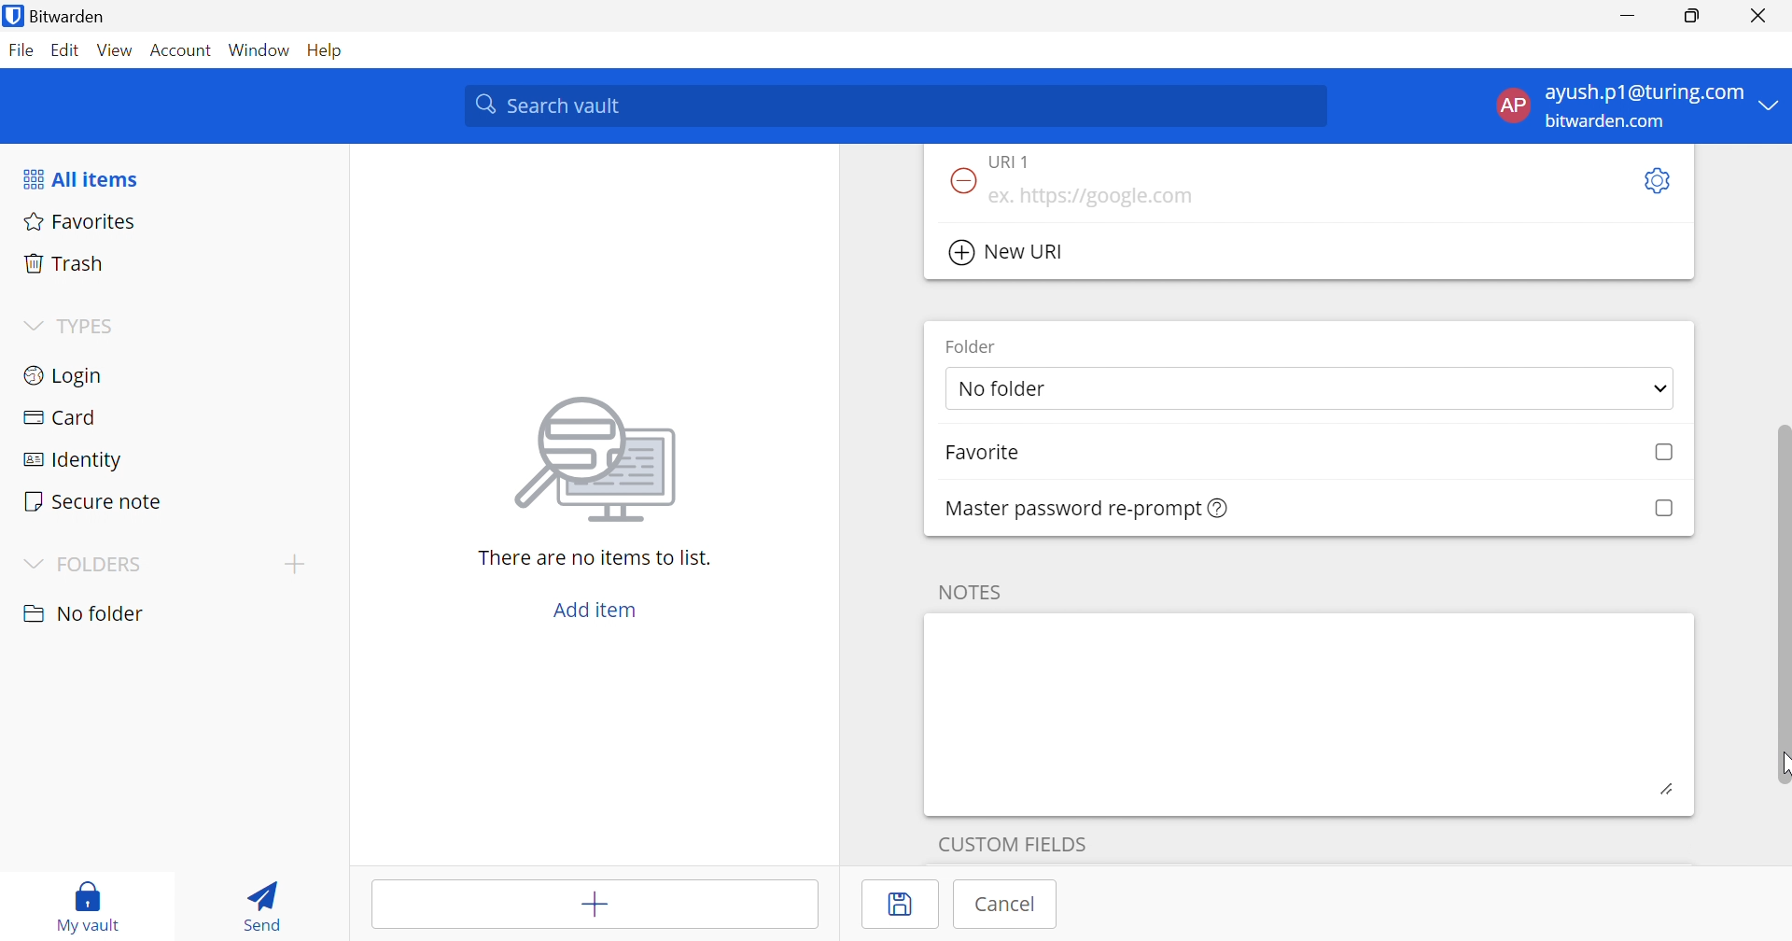 This screenshot has height=941, width=1792. I want to click on Favorites, so click(77, 219).